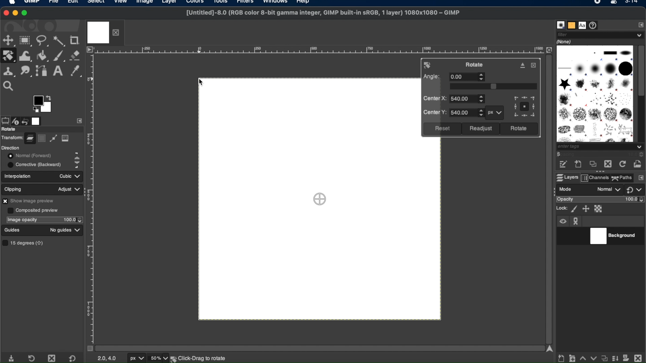 The height and width of the screenshot is (363, 646). What do you see at coordinates (76, 71) in the screenshot?
I see `color picker tool` at bounding box center [76, 71].